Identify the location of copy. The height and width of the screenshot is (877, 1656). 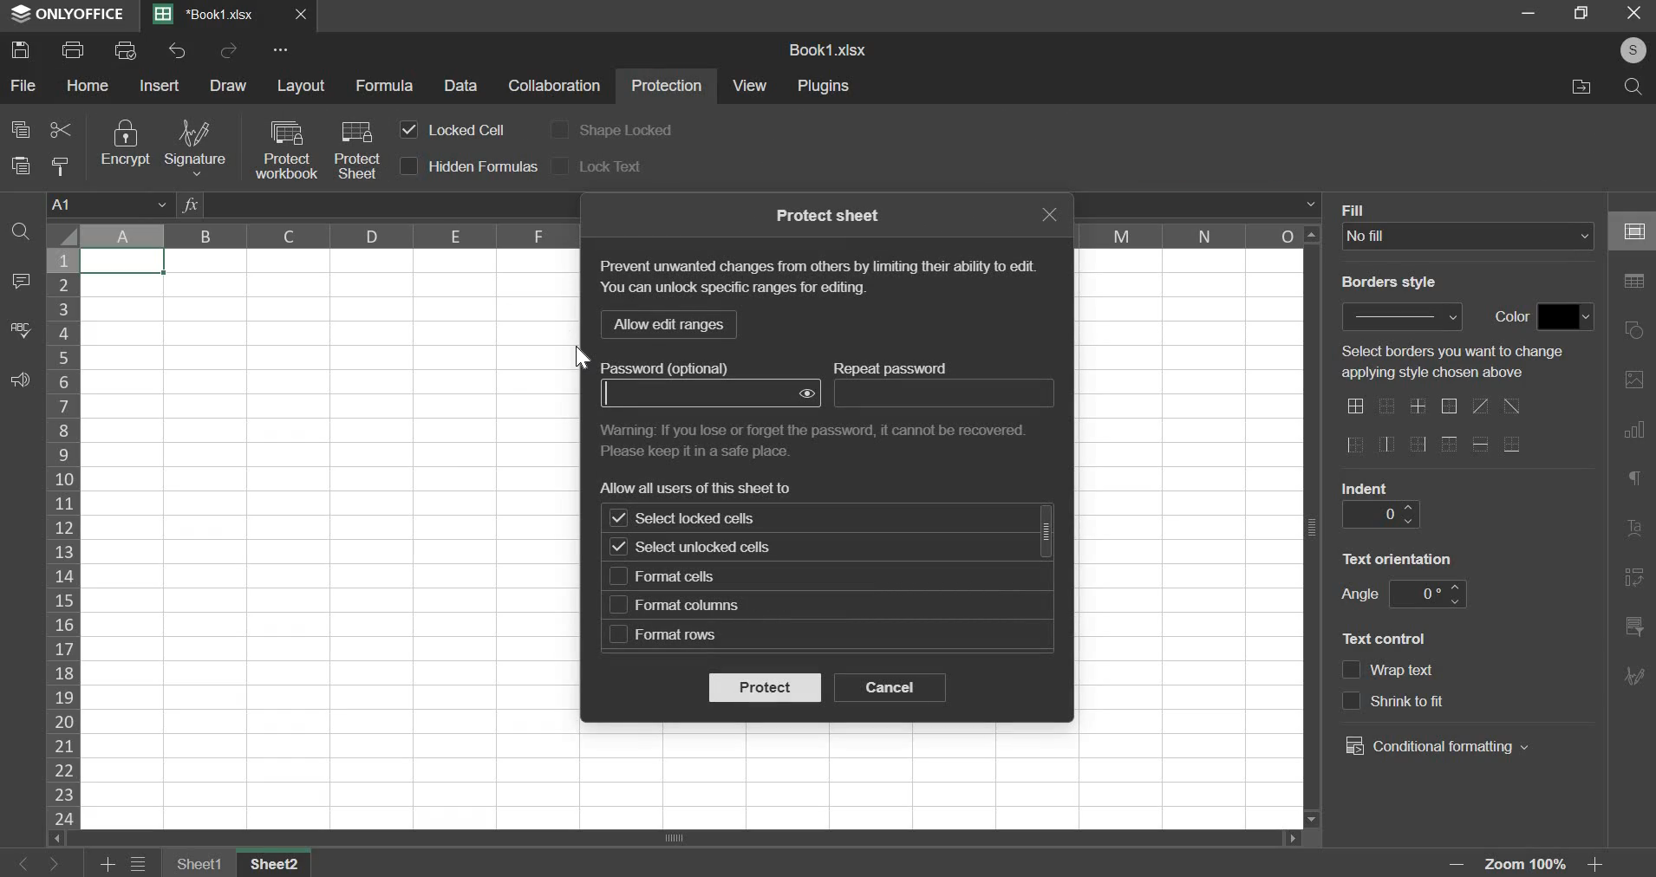
(20, 128).